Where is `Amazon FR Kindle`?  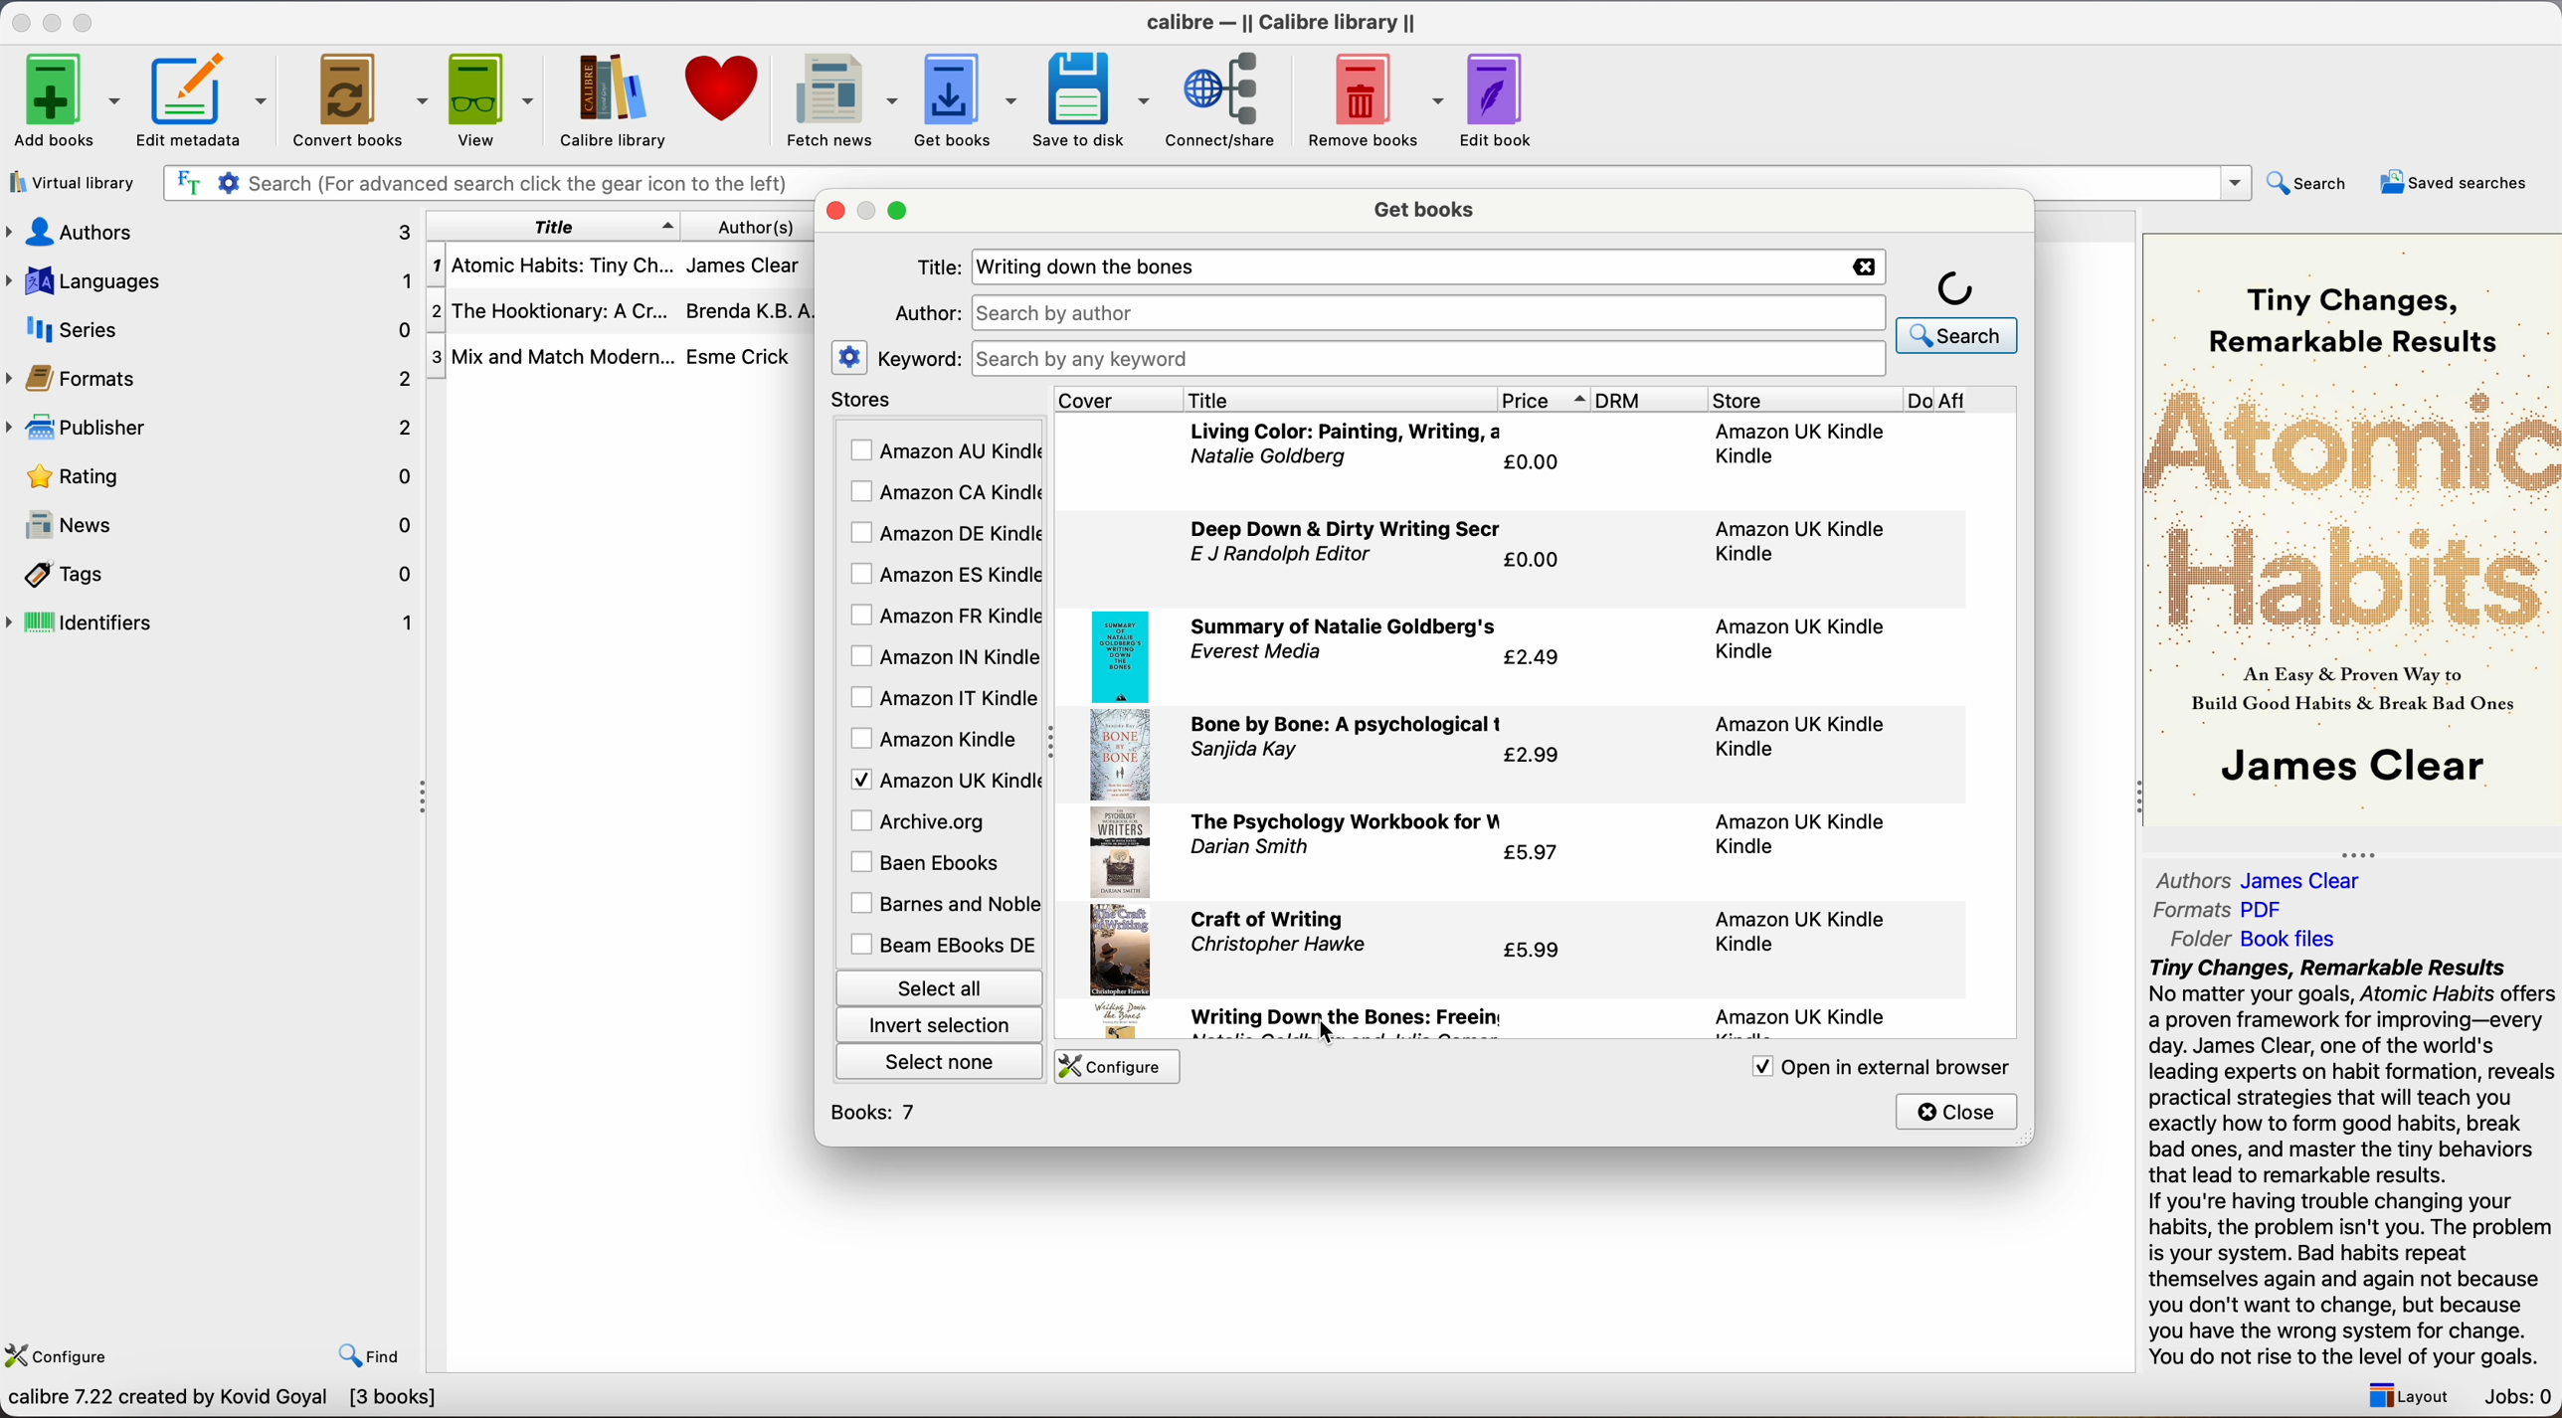
Amazon FR Kindle is located at coordinates (943, 614).